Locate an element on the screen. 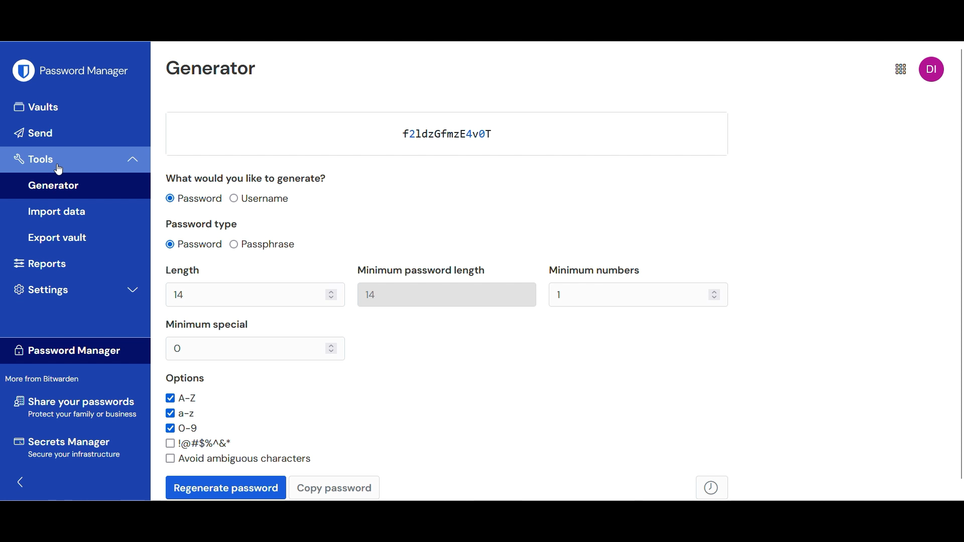  Copy password is located at coordinates (334, 488).